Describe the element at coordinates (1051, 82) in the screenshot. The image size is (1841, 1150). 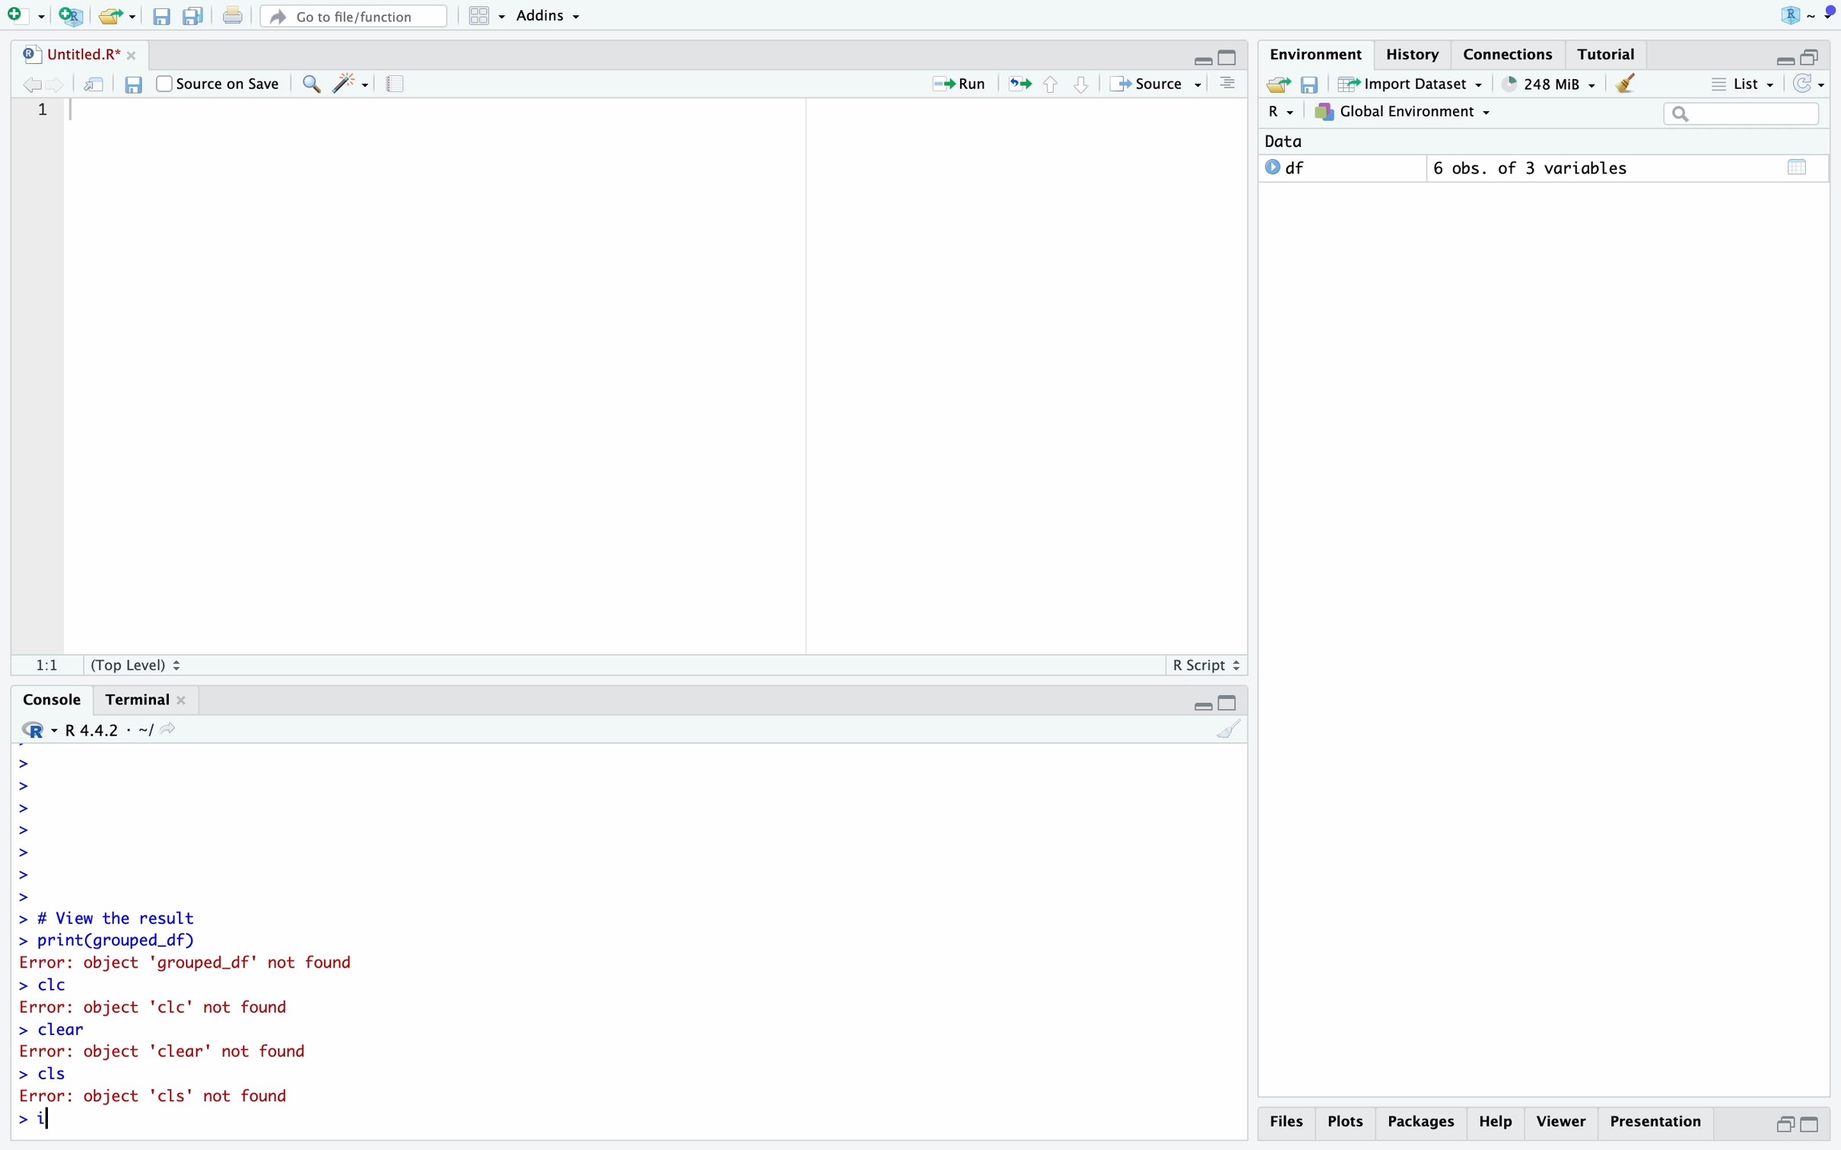
I see `Go to previous section` at that location.